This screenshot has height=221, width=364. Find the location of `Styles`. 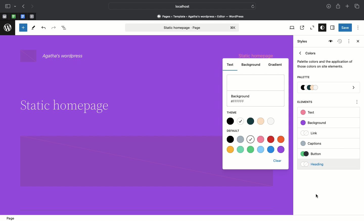

Styles is located at coordinates (303, 41).